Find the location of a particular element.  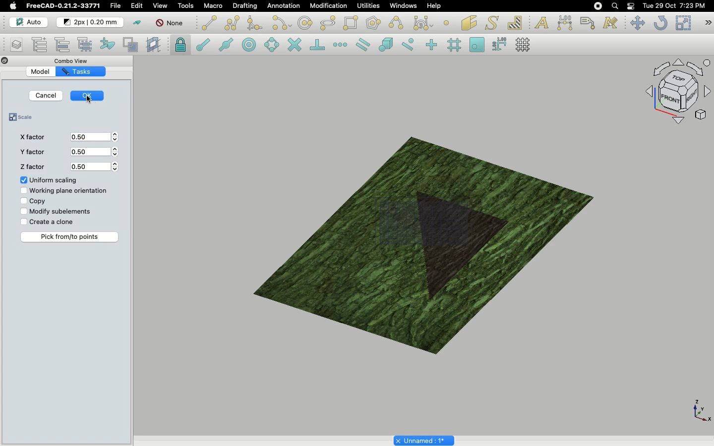

Manage layers is located at coordinates (13, 45).